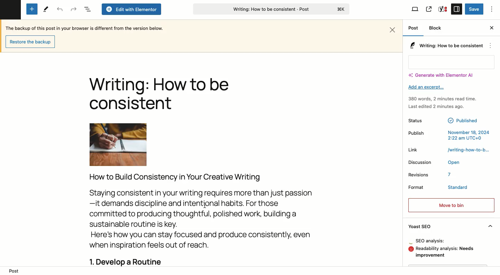 The image size is (500, 275). What do you see at coordinates (415, 120) in the screenshot?
I see `Status` at bounding box center [415, 120].